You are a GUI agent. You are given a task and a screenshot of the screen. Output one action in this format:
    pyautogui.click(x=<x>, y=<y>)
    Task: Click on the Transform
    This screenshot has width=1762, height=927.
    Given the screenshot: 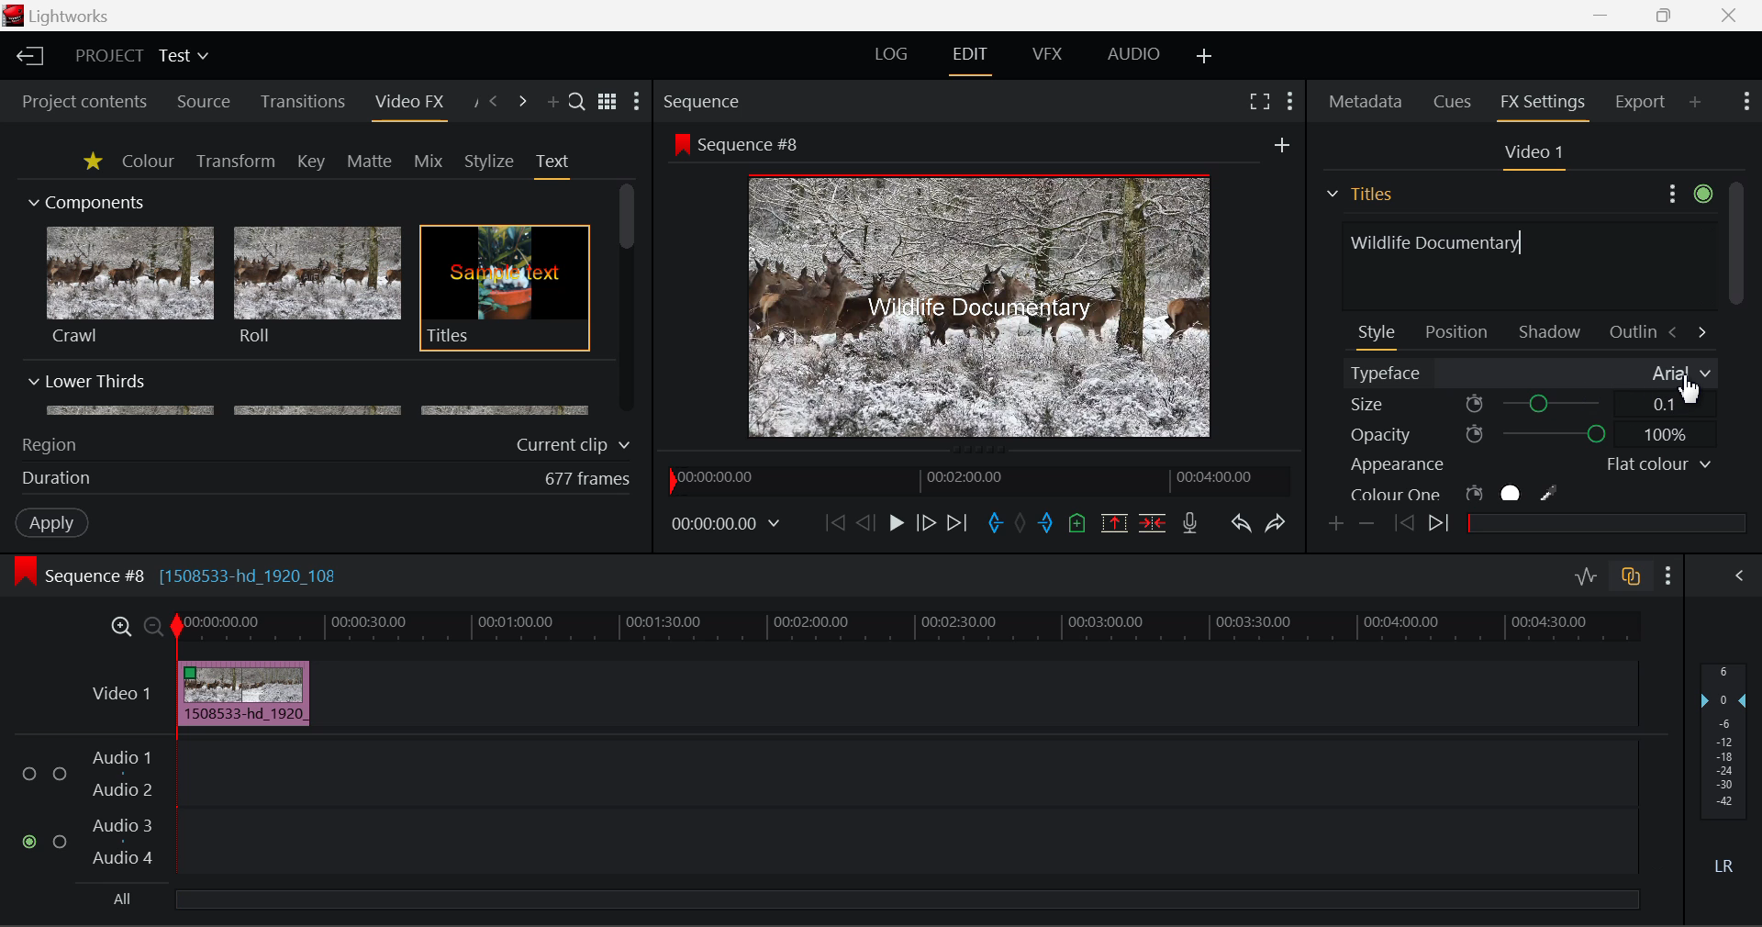 What is the action you would take?
    pyautogui.click(x=238, y=162)
    